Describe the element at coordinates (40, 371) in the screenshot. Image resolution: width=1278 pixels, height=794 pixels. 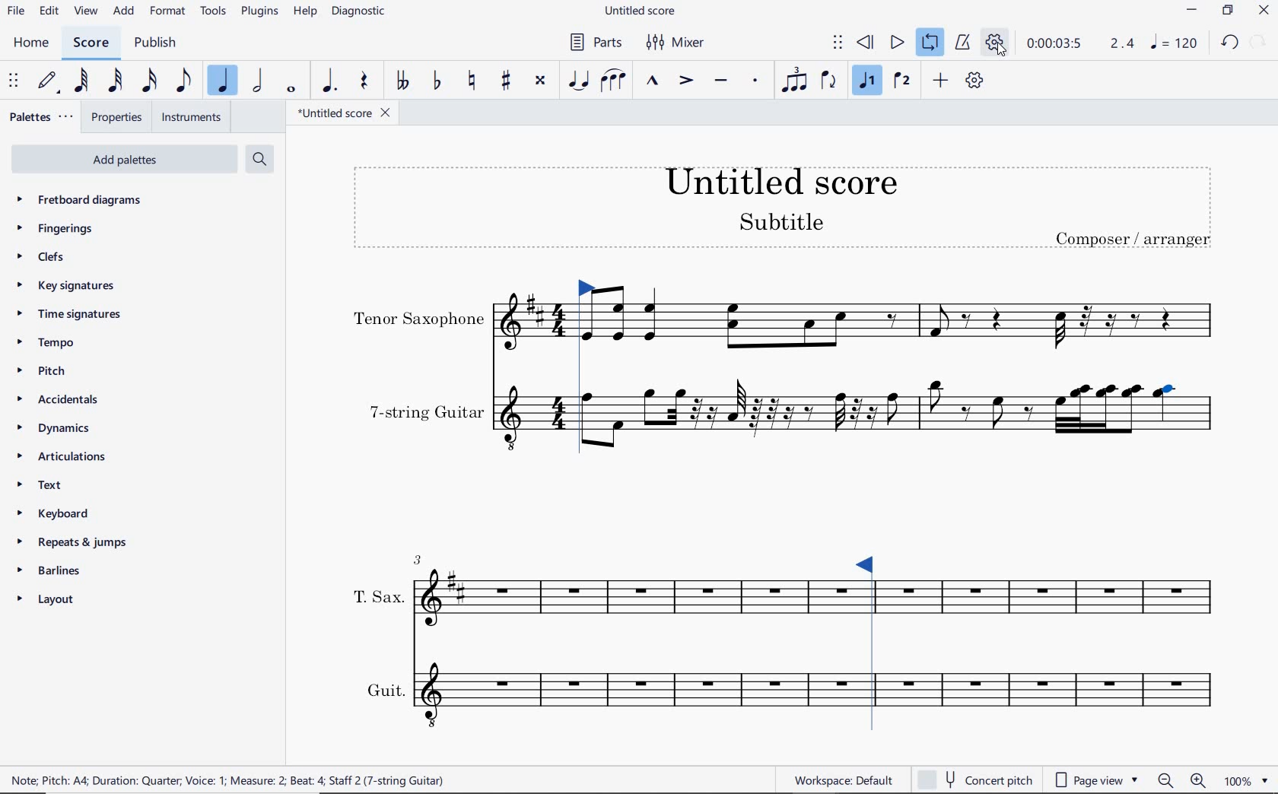
I see `PITCH` at that location.